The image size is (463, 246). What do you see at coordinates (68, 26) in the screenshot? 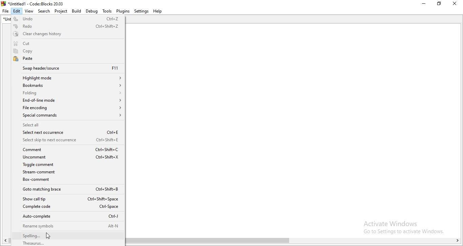
I see `Redo` at bounding box center [68, 26].